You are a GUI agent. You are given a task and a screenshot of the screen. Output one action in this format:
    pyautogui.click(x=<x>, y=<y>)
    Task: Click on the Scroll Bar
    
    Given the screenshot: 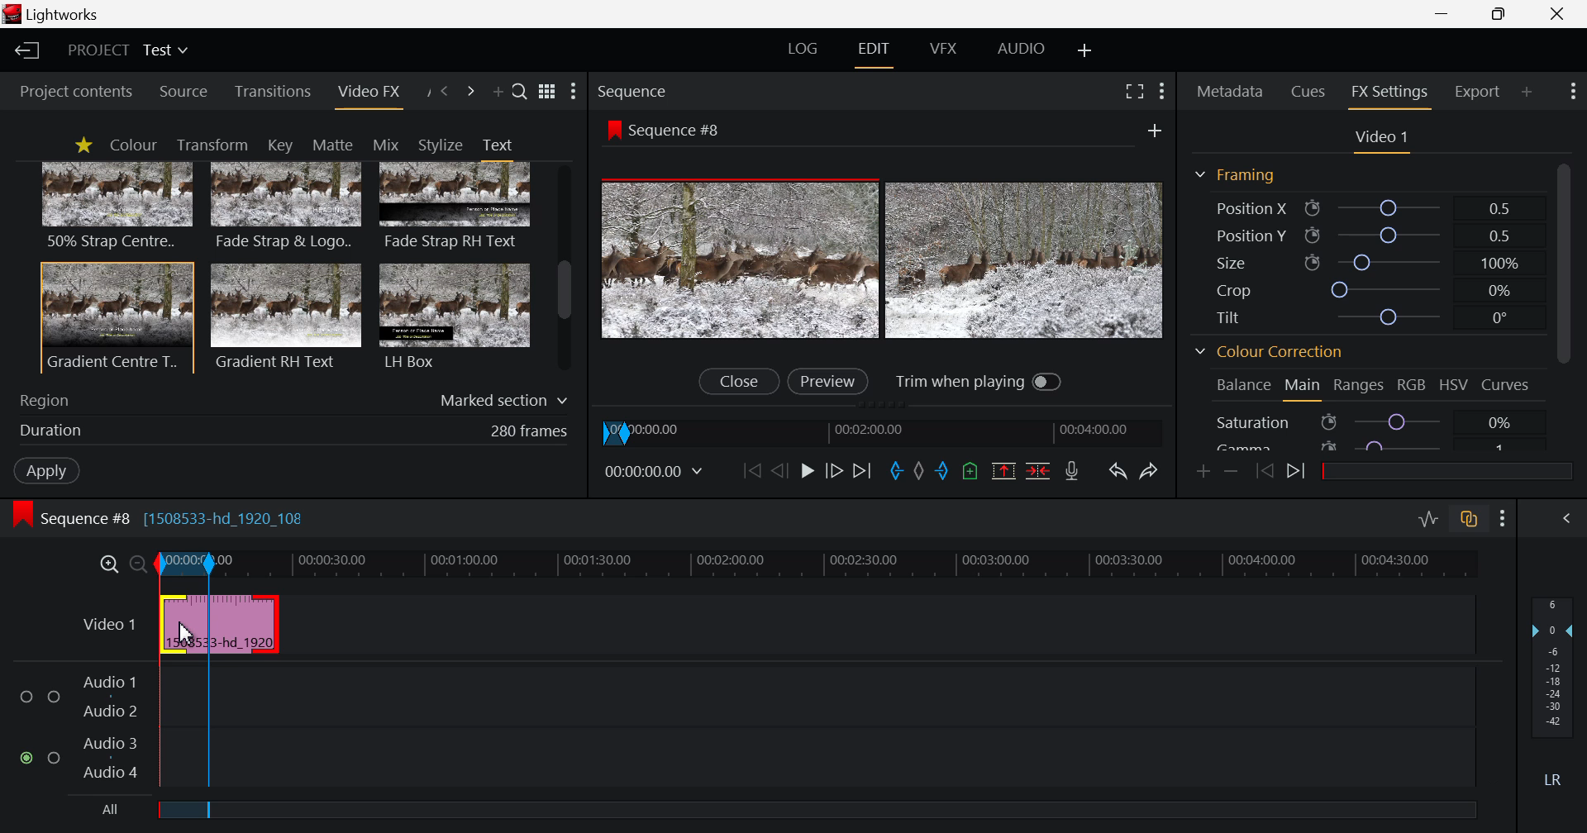 What is the action you would take?
    pyautogui.click(x=565, y=269)
    